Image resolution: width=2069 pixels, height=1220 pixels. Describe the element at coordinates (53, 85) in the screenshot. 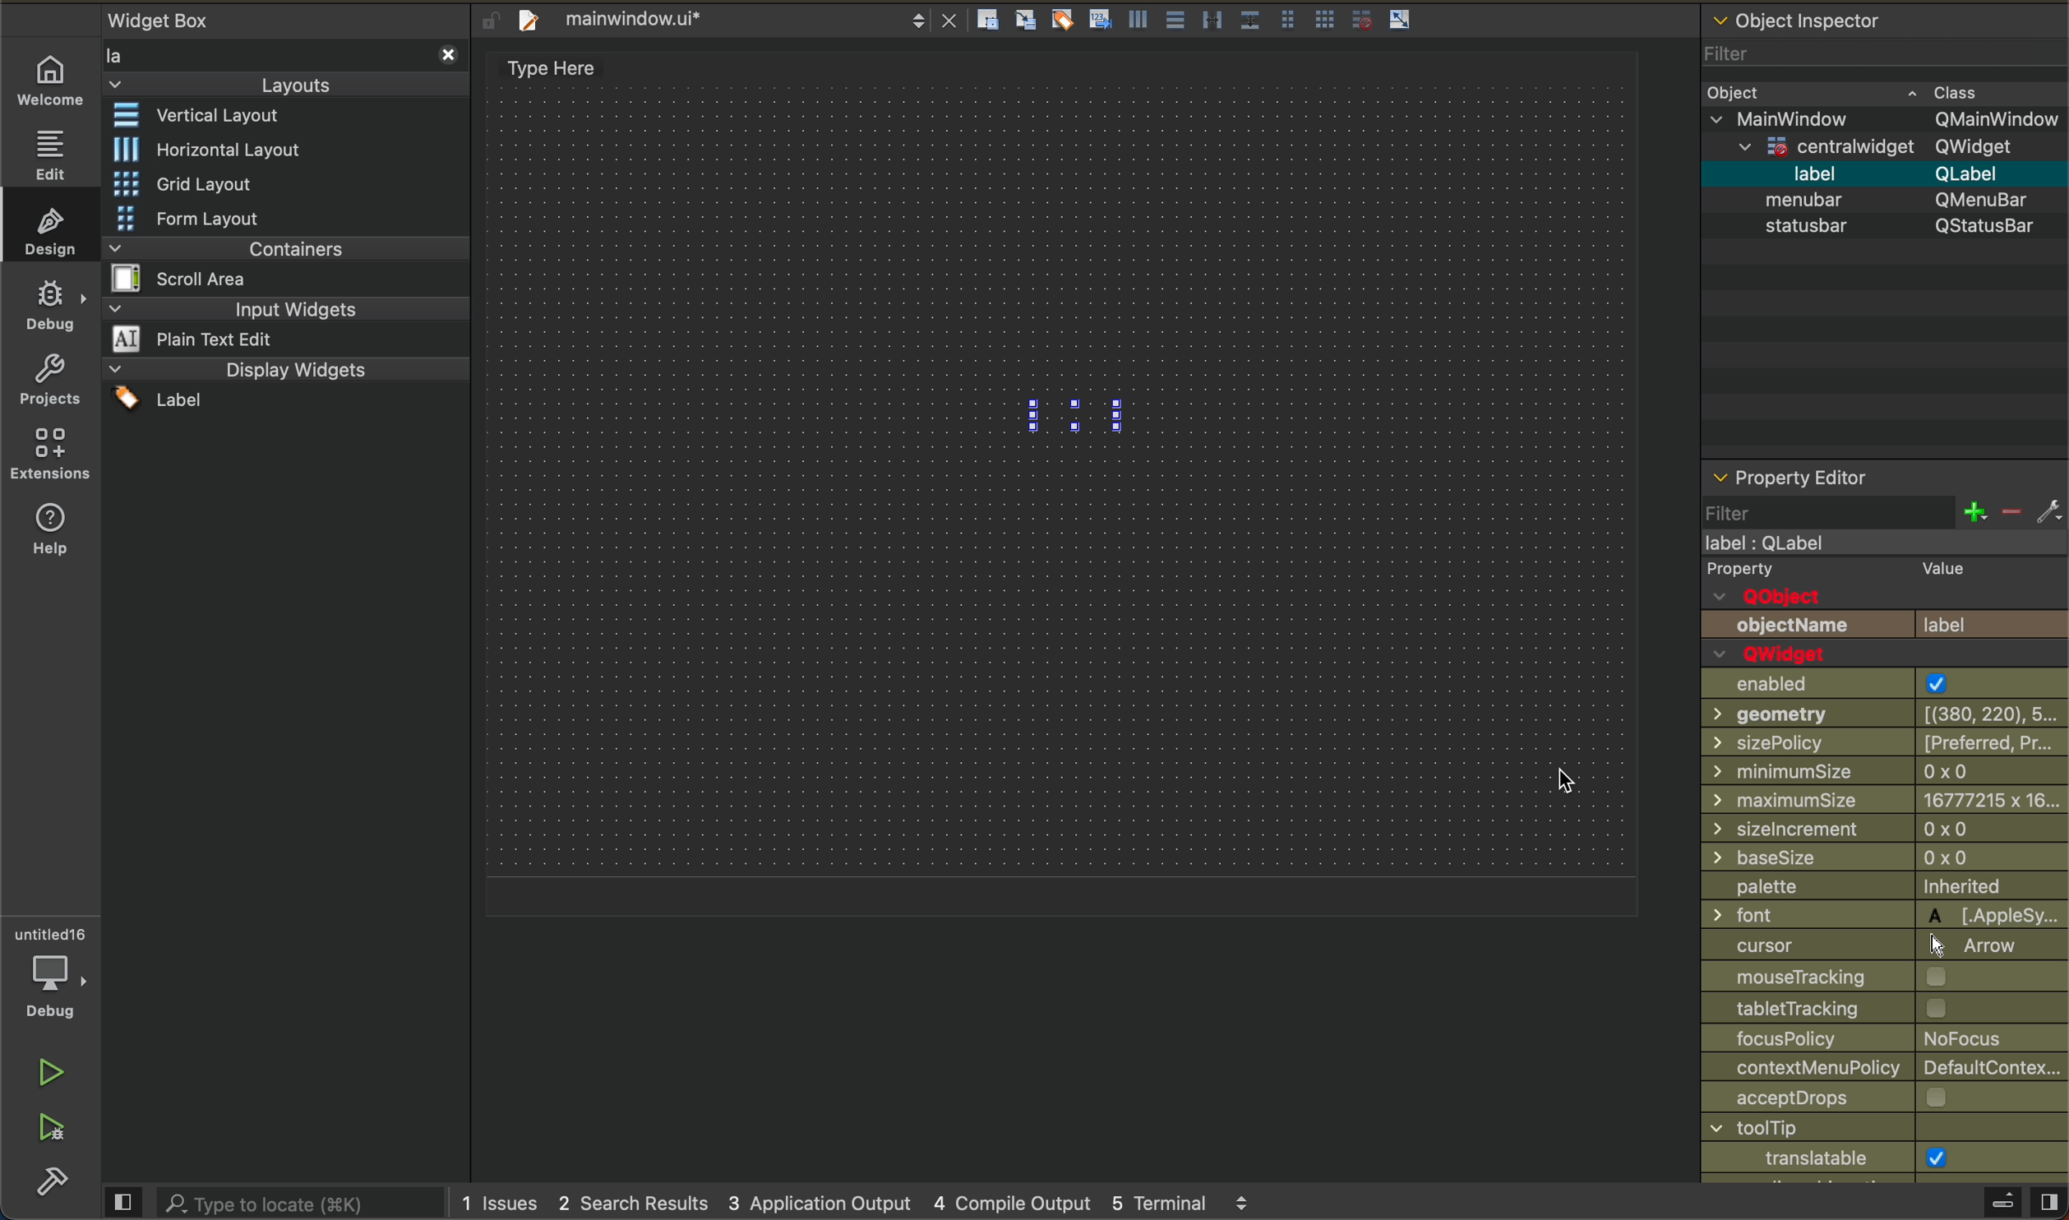

I see `welcome` at that location.